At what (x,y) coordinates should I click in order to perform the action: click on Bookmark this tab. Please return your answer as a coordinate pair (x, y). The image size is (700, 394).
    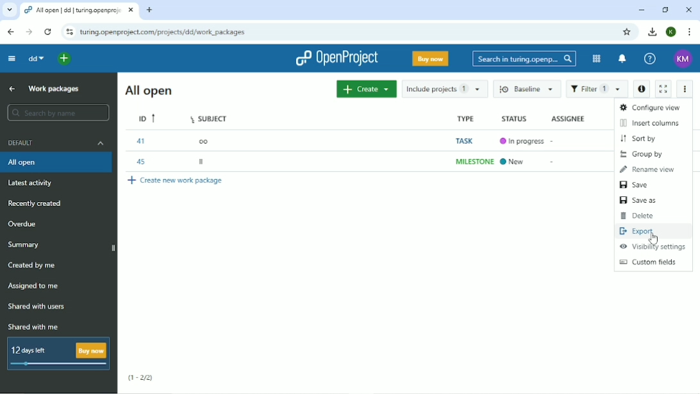
    Looking at the image, I should click on (629, 31).